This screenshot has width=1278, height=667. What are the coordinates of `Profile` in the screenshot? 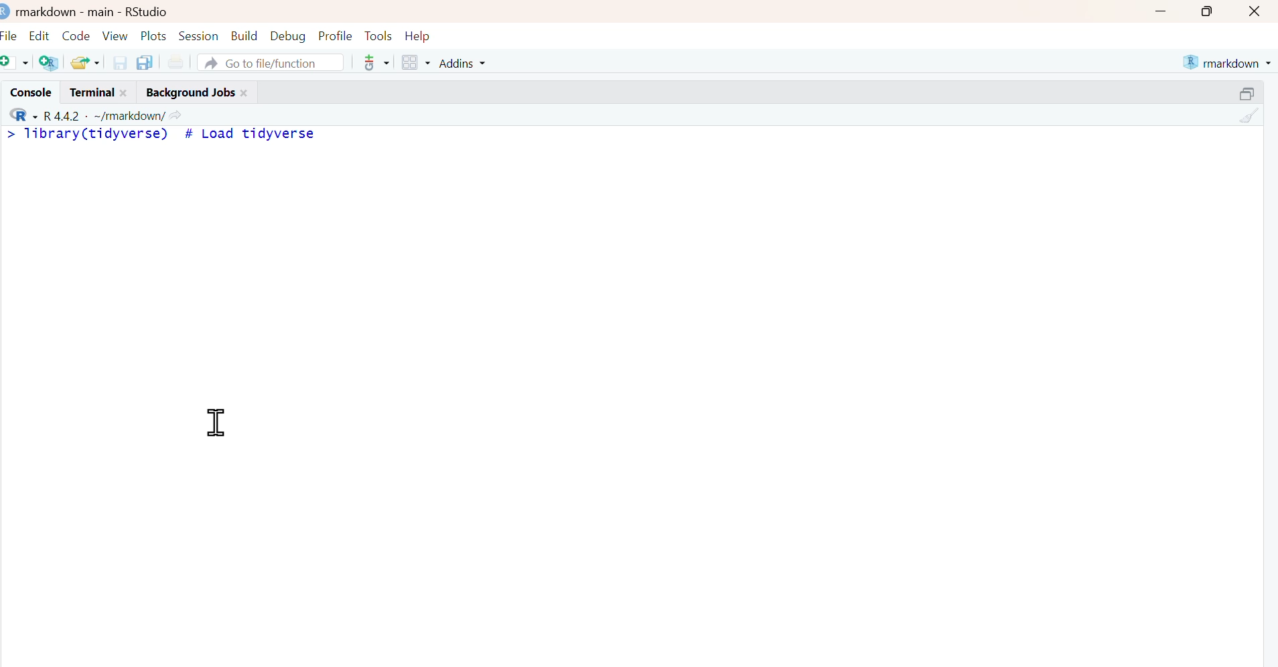 It's located at (335, 34).